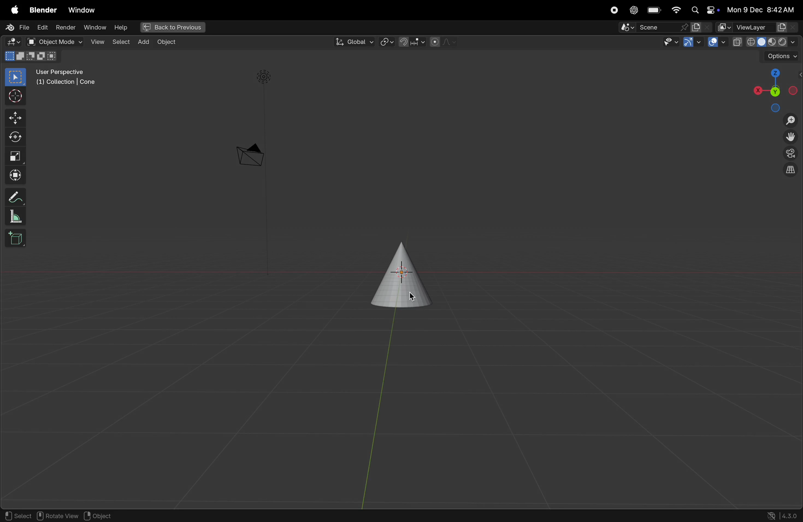 The image size is (803, 522). Describe the element at coordinates (676, 10) in the screenshot. I see `wifi` at that location.